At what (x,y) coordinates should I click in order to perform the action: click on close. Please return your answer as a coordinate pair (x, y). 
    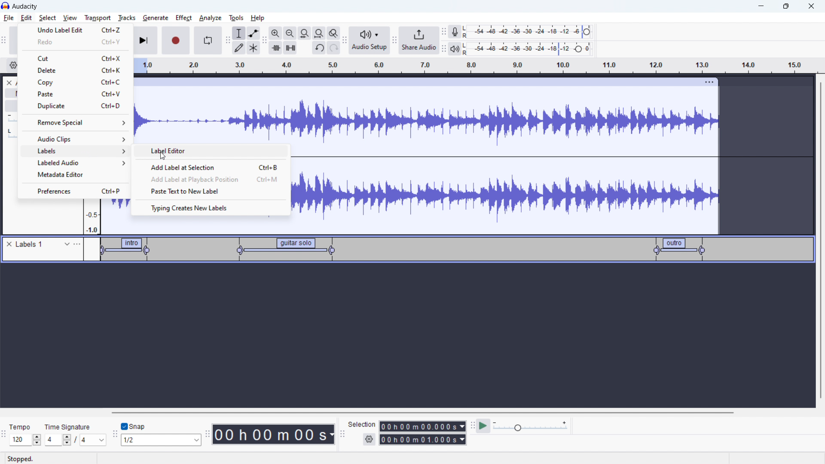
    Looking at the image, I should click on (811, 6).